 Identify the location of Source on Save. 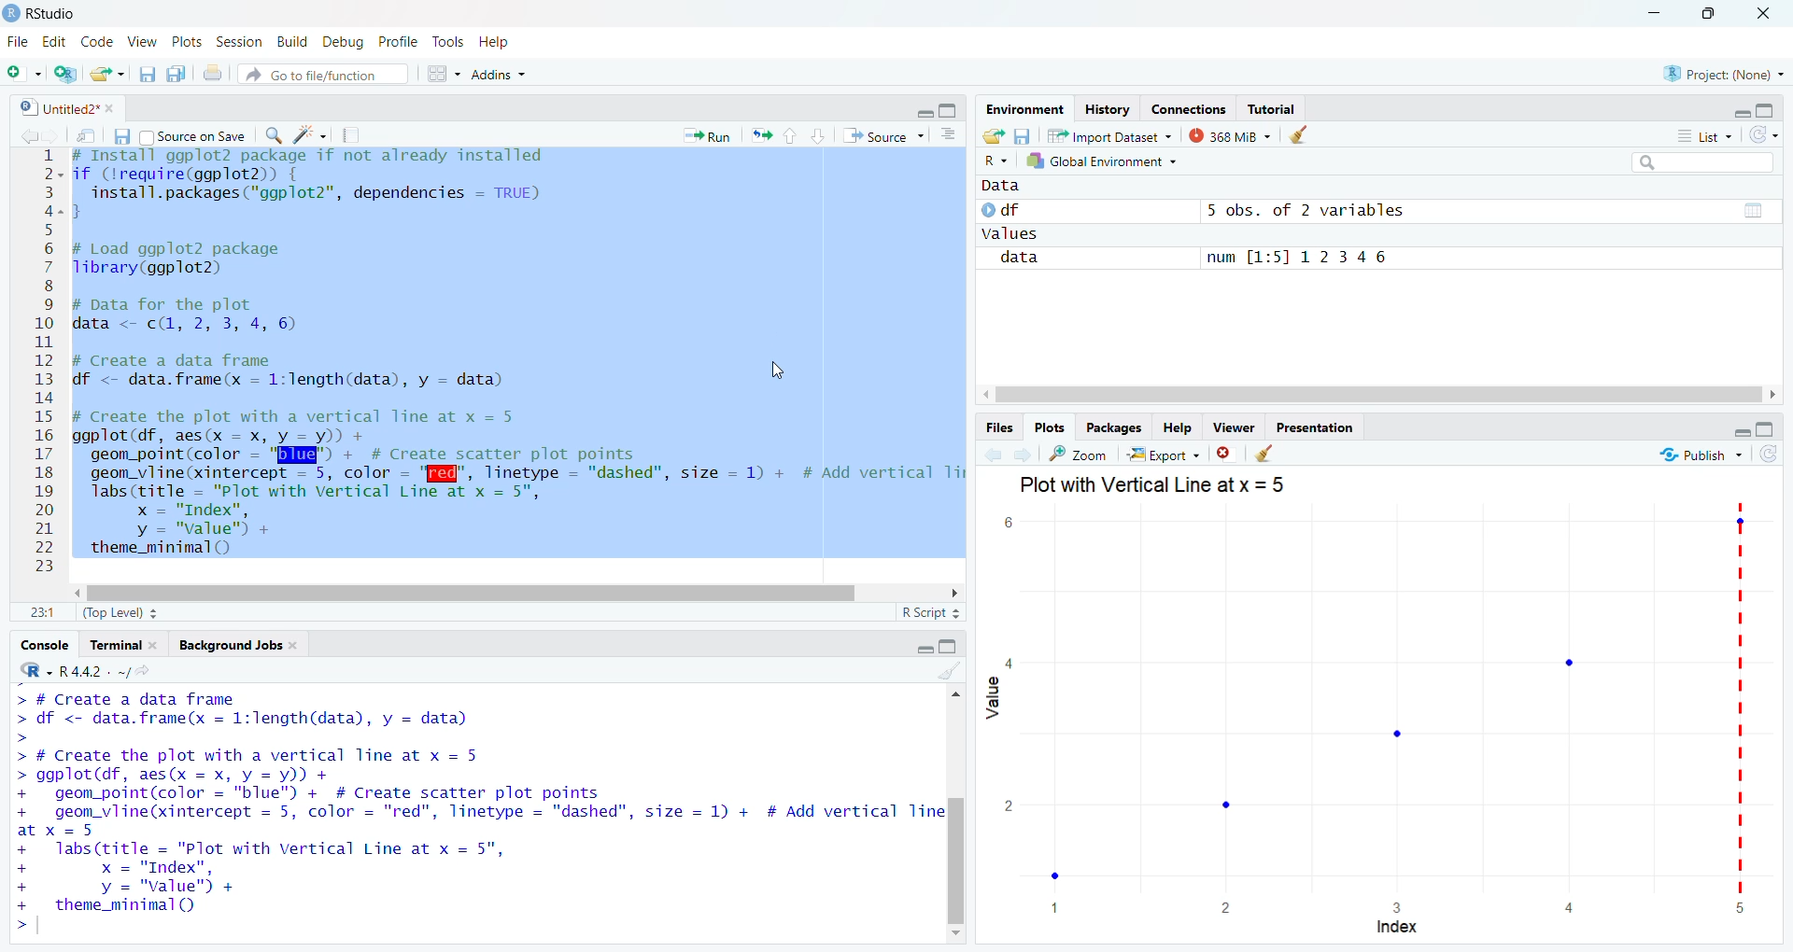
(193, 134).